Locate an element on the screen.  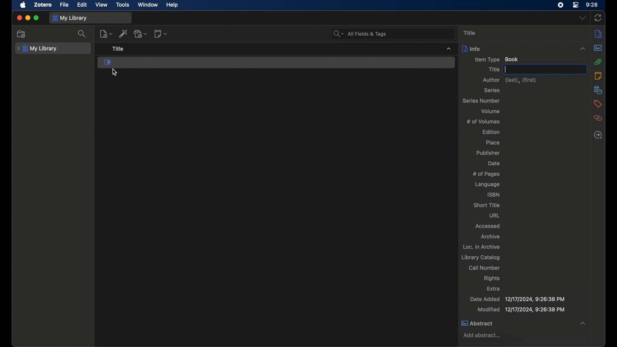
accessed is located at coordinates (488, 226).